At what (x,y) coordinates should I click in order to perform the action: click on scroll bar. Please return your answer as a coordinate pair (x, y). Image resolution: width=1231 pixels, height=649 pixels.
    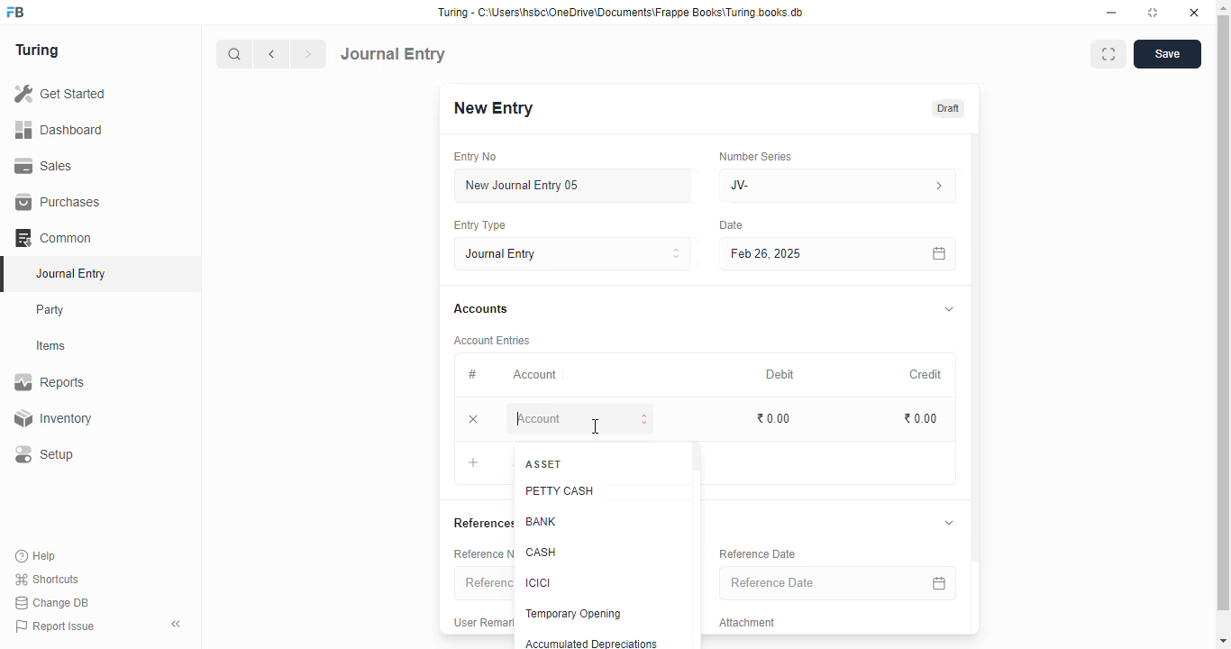
    Looking at the image, I should click on (1225, 323).